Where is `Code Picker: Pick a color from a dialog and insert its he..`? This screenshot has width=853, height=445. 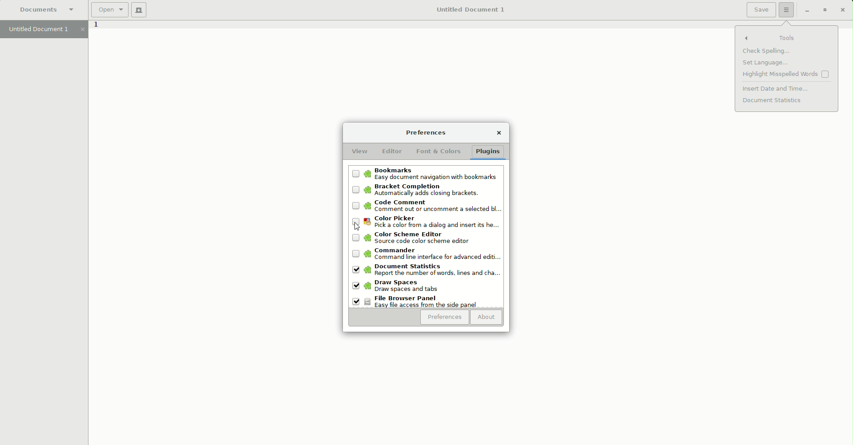
Code Picker: Pick a color from a dialog and insert its he.. is located at coordinates (427, 223).